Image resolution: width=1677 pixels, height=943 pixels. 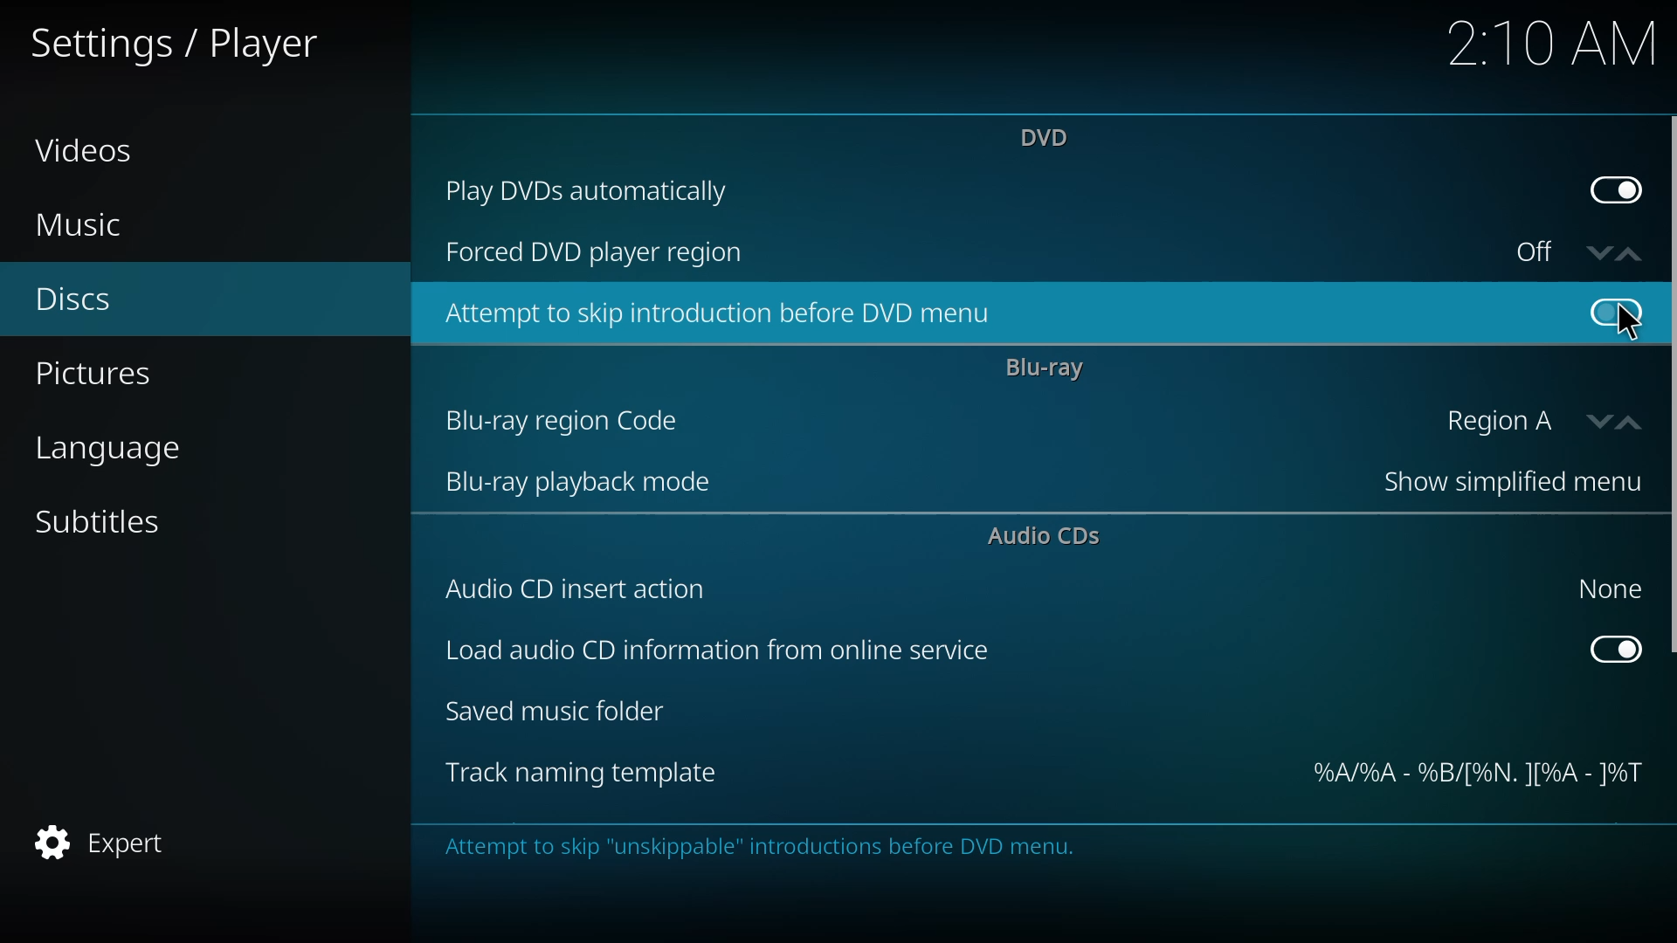 I want to click on pictures, so click(x=105, y=373).